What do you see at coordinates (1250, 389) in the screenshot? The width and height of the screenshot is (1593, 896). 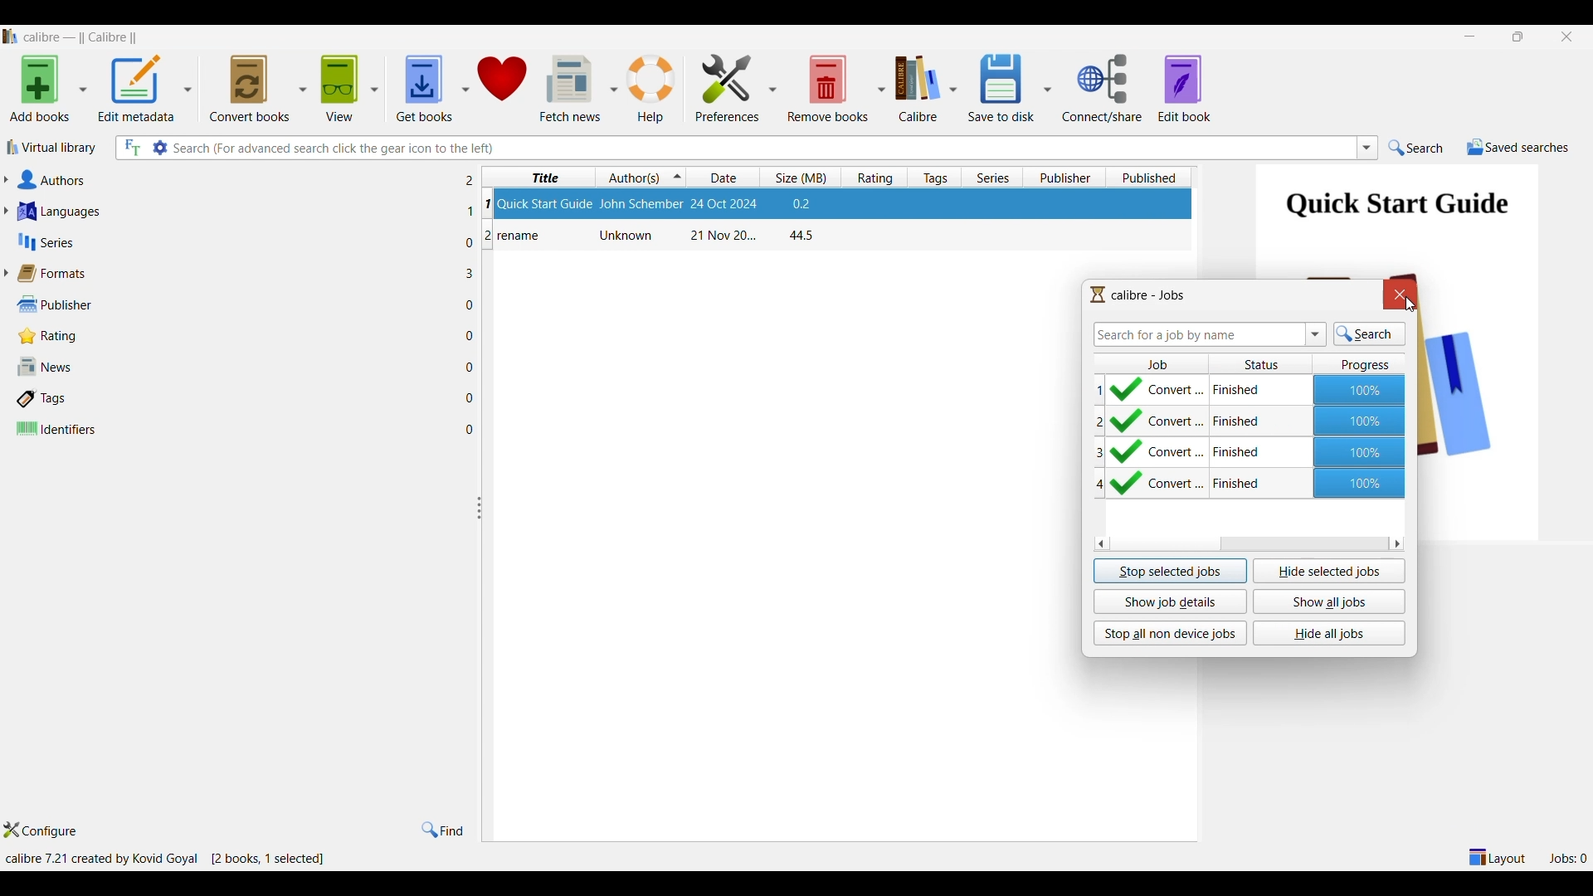 I see `Current conversion completed` at bounding box center [1250, 389].